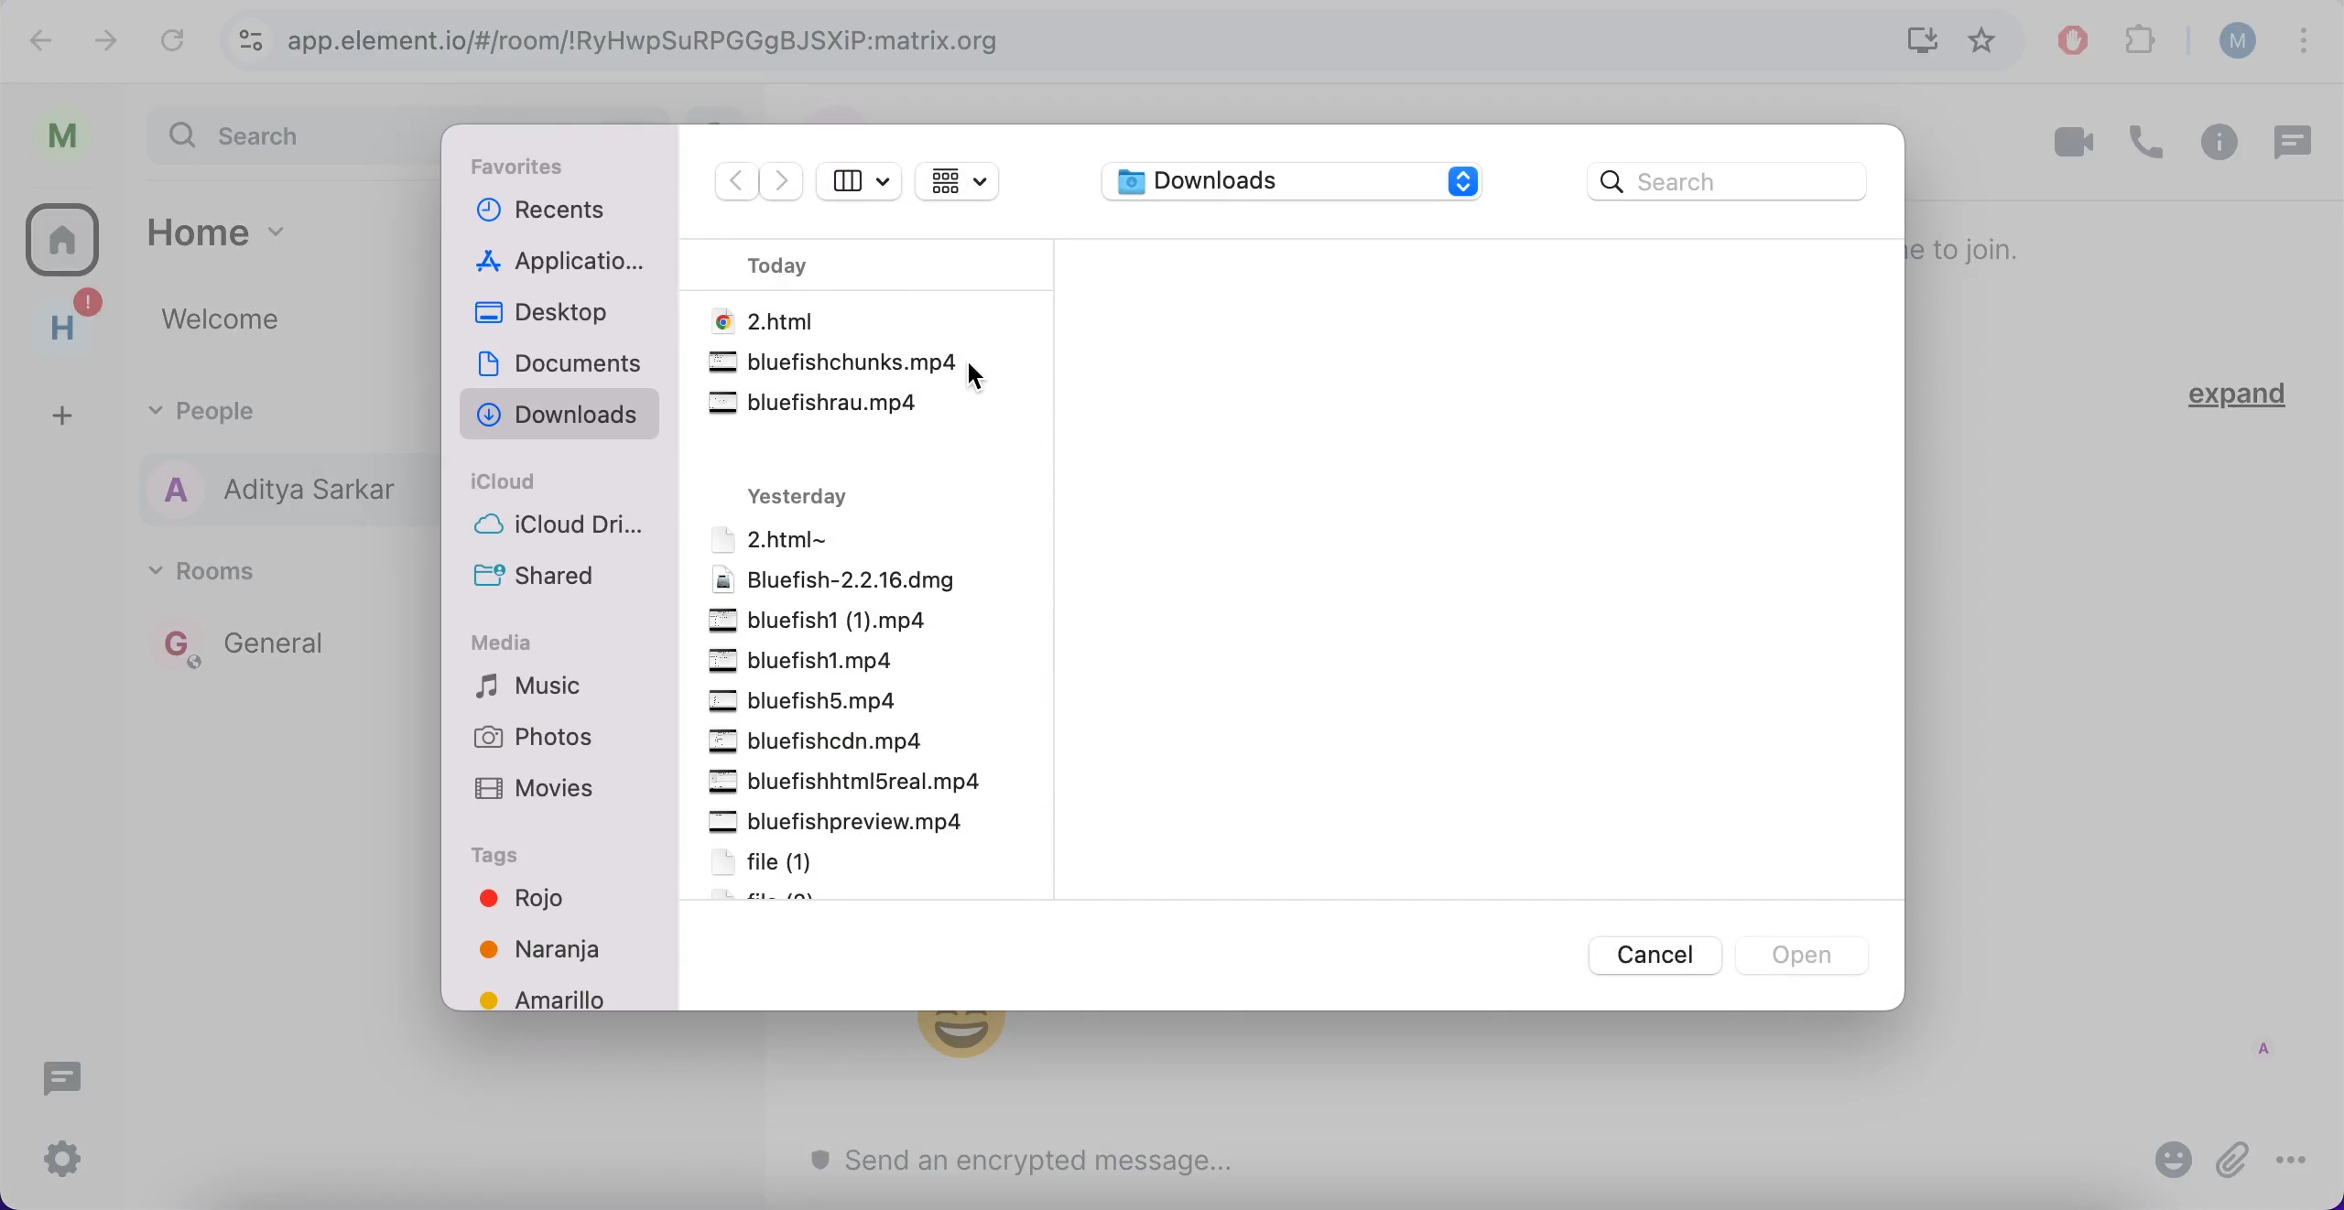 Image resolution: width=2344 pixels, height=1210 pixels. What do you see at coordinates (864, 185) in the screenshot?
I see `show sidebar` at bounding box center [864, 185].